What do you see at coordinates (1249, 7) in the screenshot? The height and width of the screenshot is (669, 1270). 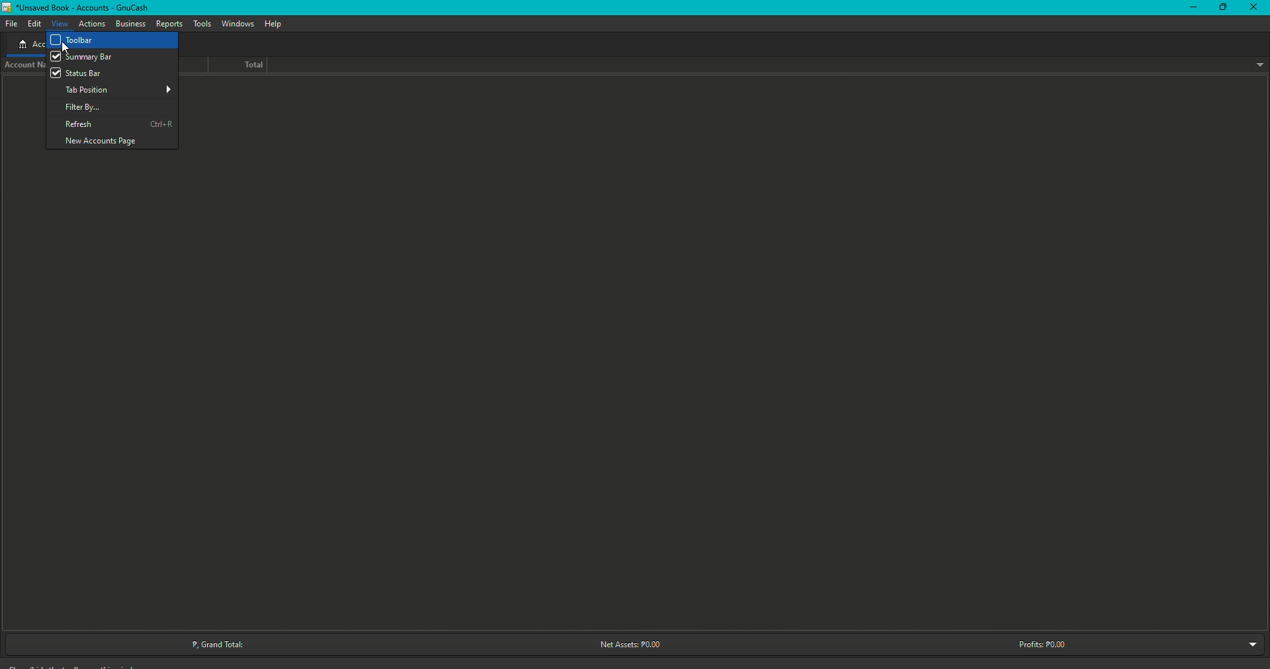 I see `Close` at bounding box center [1249, 7].